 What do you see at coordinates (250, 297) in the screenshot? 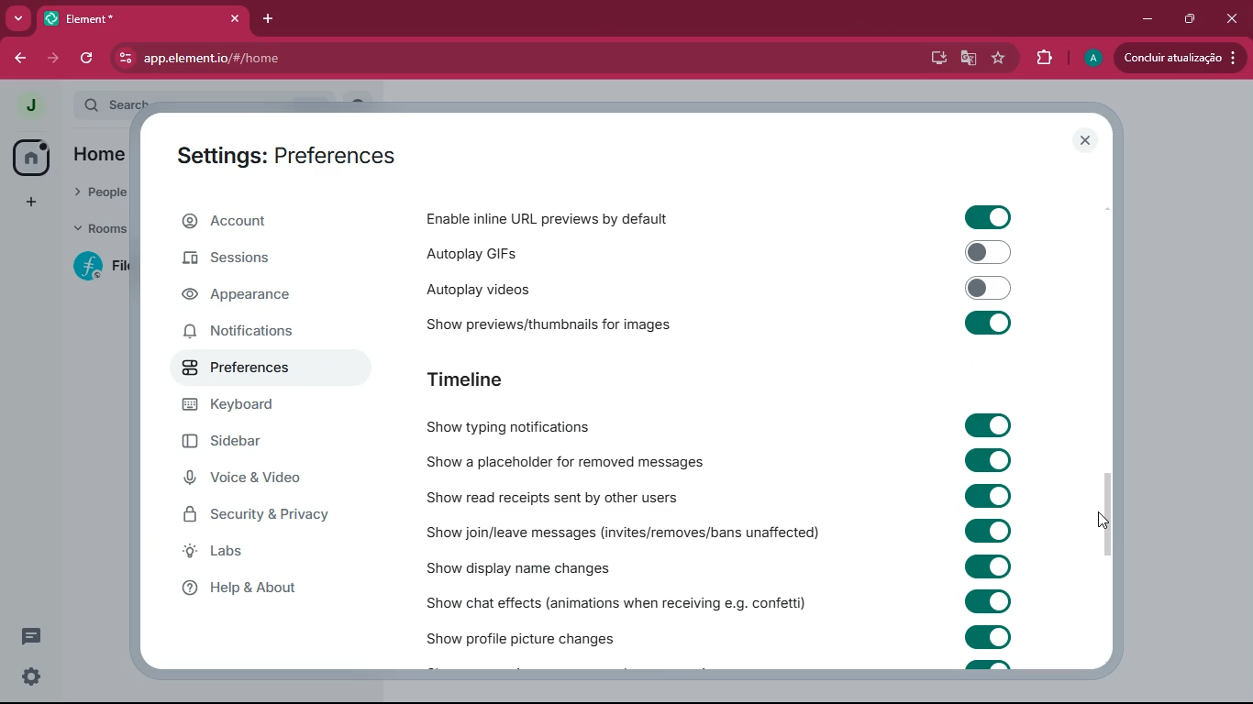
I see `appearance` at bounding box center [250, 297].